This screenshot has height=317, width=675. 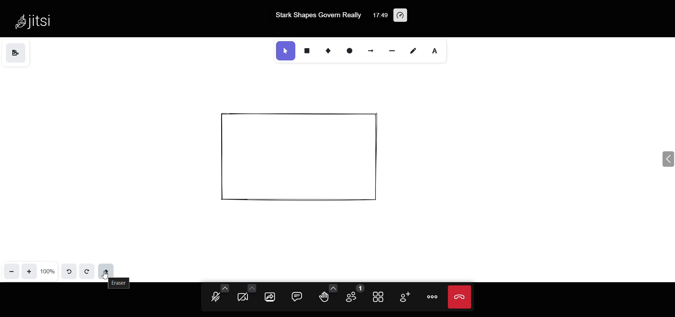 What do you see at coordinates (353, 294) in the screenshot?
I see `participant` at bounding box center [353, 294].